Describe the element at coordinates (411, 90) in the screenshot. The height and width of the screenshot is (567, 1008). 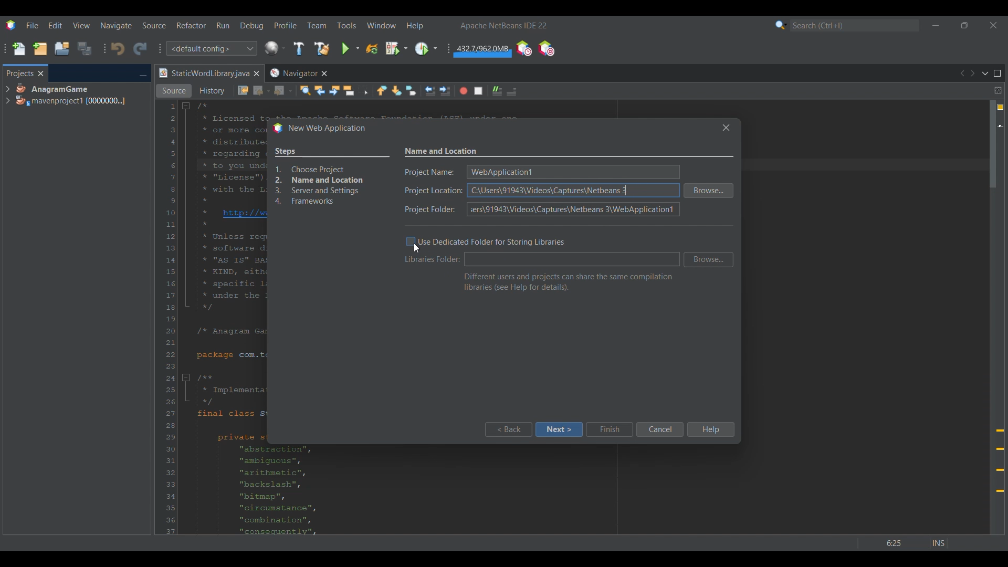
I see `Toggle bookmarks` at that location.